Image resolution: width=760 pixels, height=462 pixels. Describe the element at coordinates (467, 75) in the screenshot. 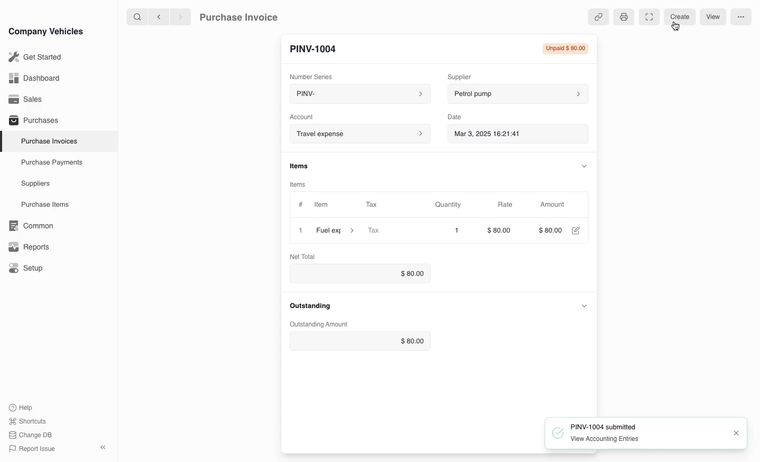

I see `Supplier` at that location.